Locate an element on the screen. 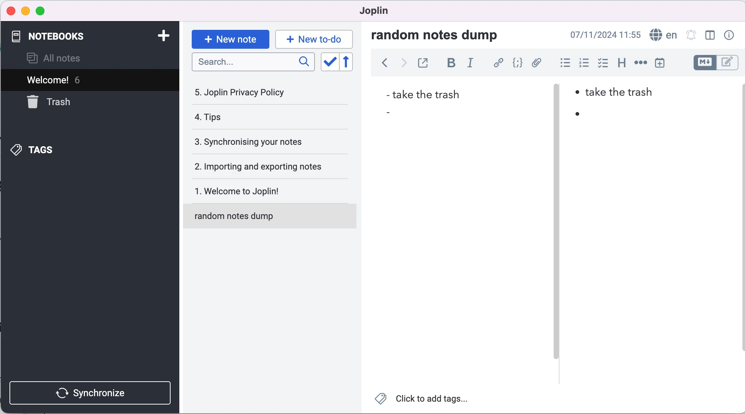 This screenshot has height=414, width=745. tips is located at coordinates (252, 119).